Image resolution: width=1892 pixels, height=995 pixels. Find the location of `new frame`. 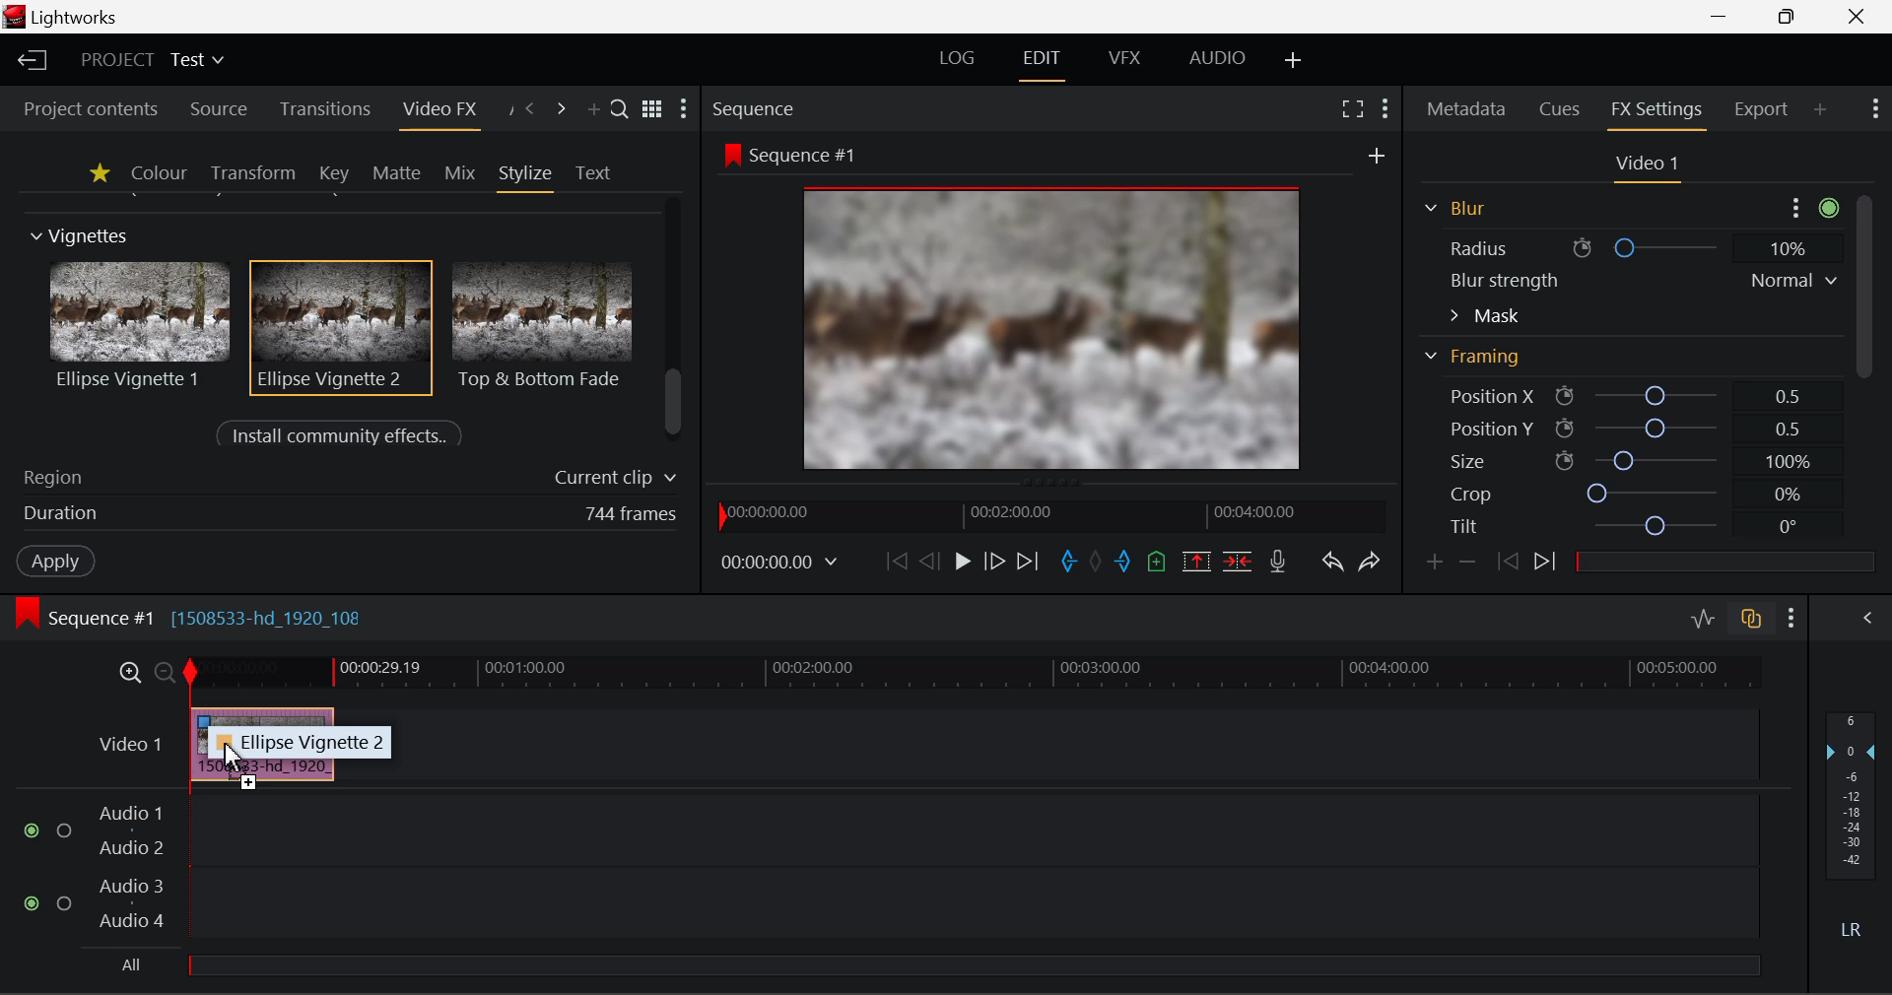

new frame is located at coordinates (1379, 155).